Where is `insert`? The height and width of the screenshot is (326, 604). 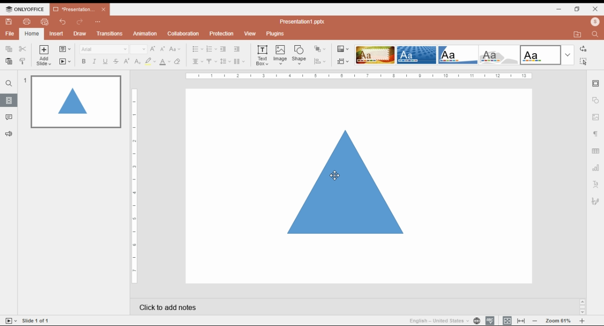
insert is located at coordinates (57, 33).